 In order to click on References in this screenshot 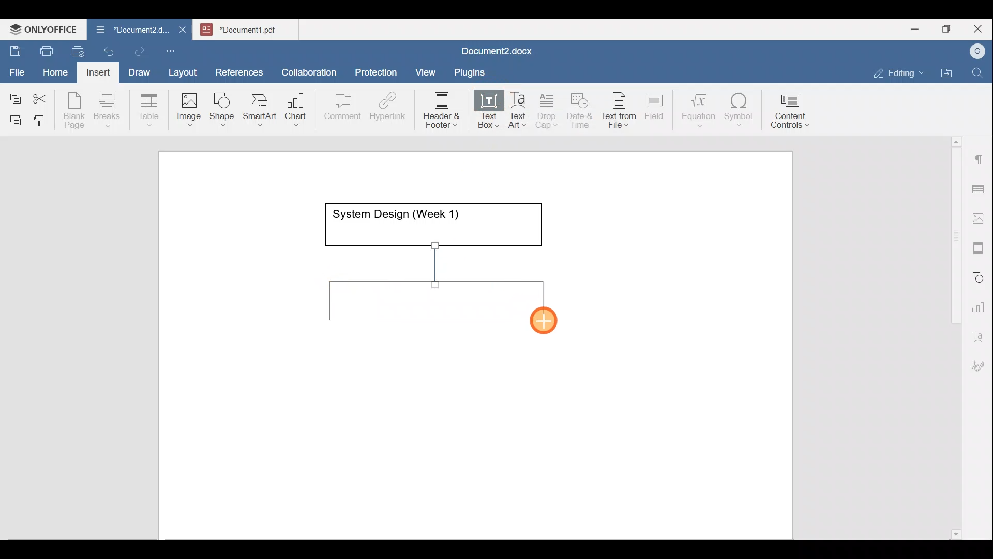, I will do `click(238, 71)`.